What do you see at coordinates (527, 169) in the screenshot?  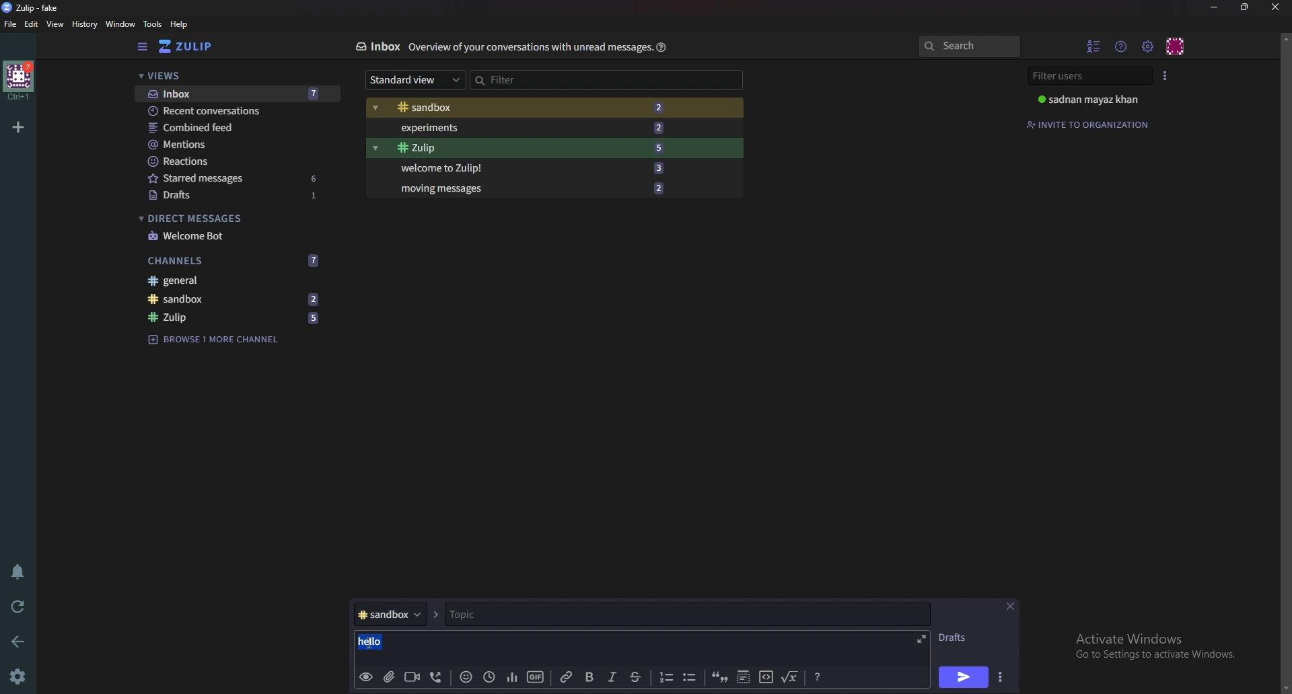 I see `Welcome to Zulip 3` at bounding box center [527, 169].